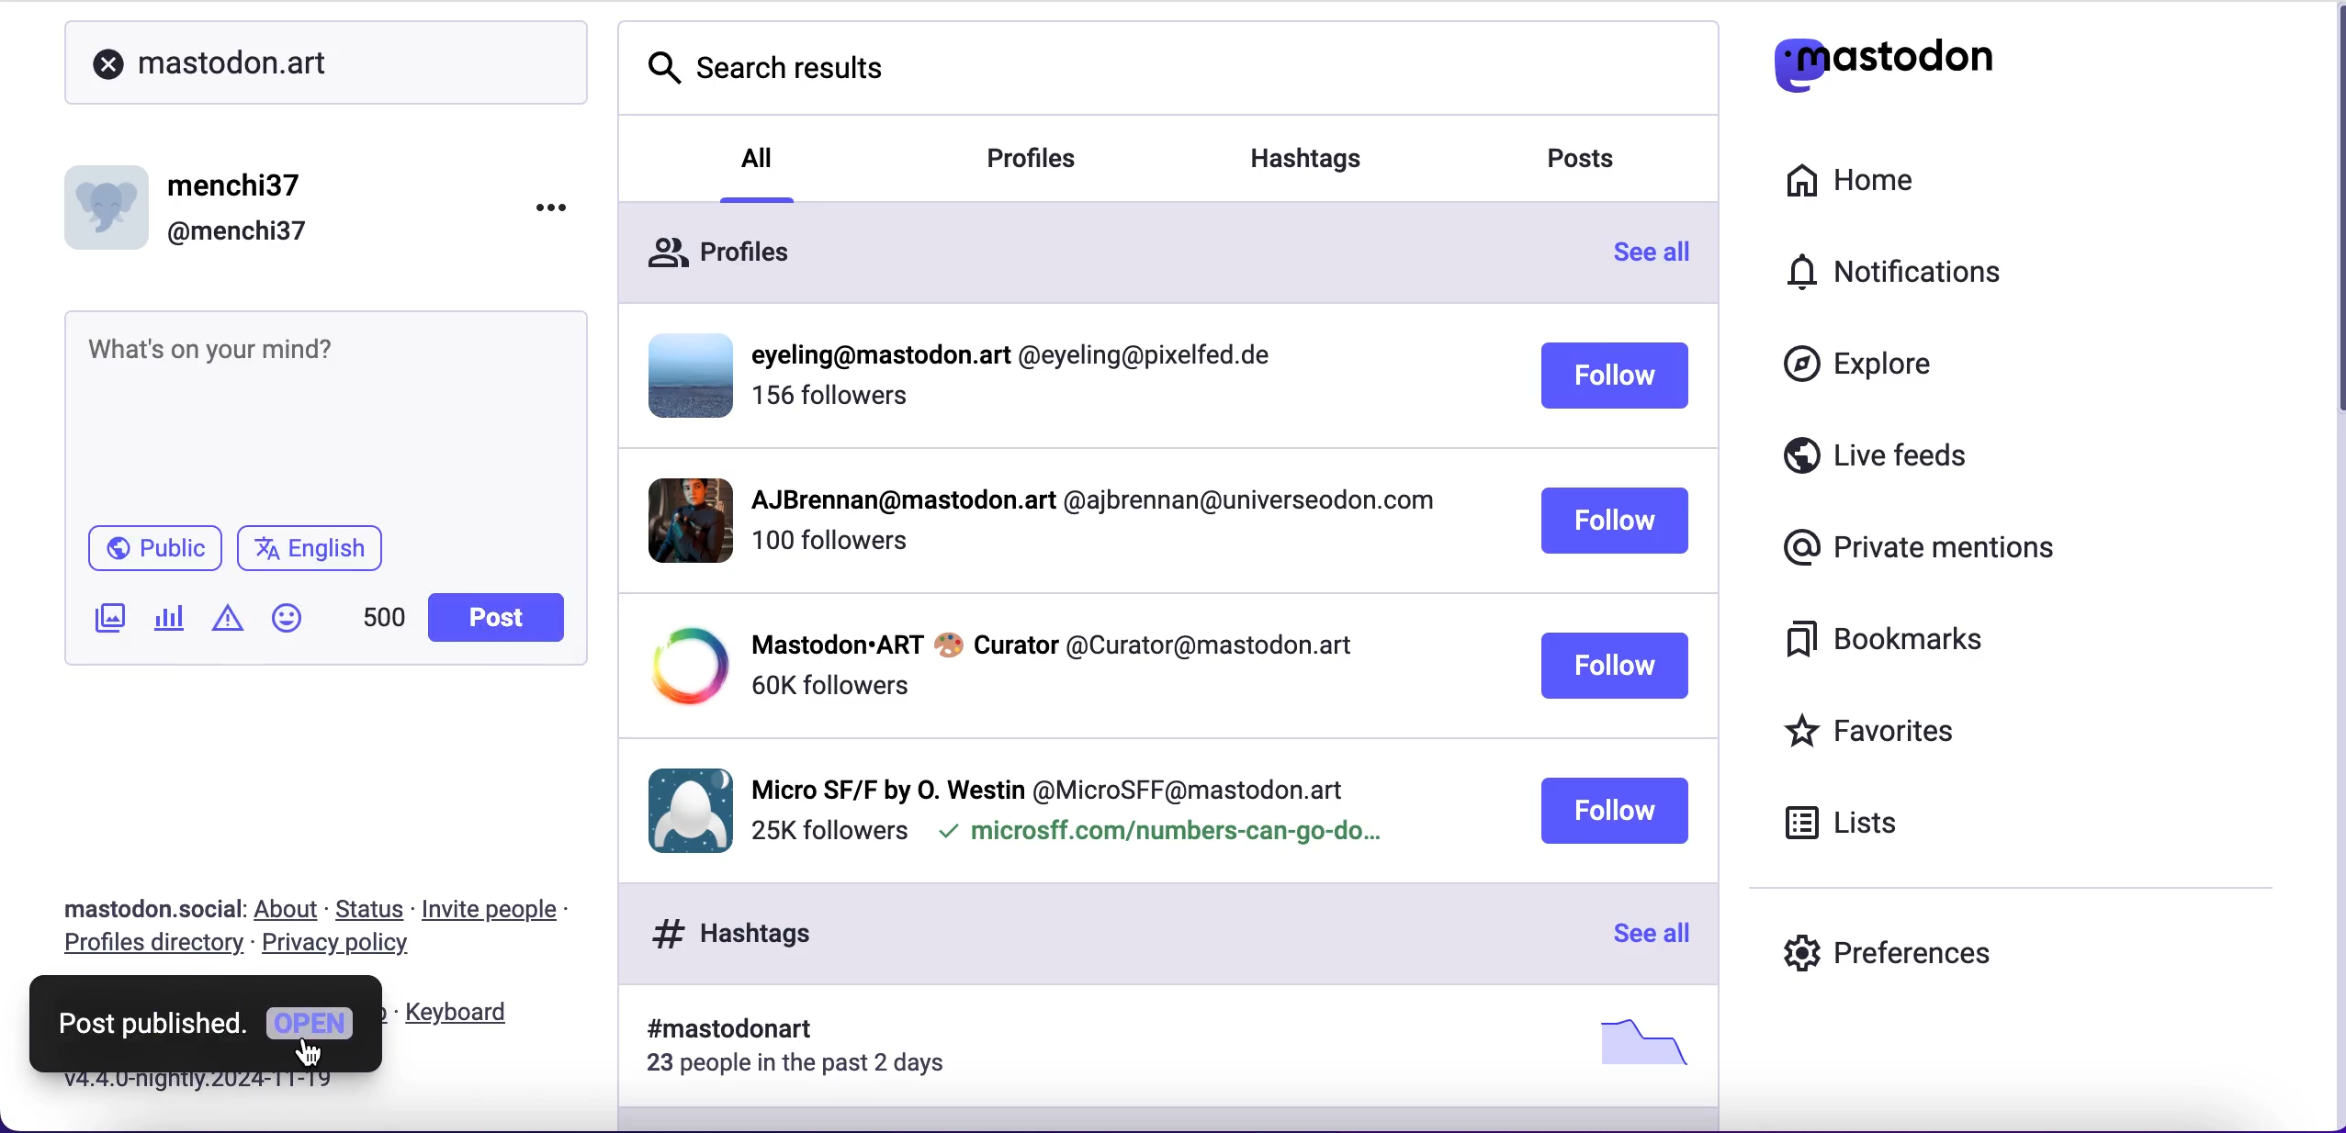 The image size is (2346, 1133). What do you see at coordinates (1918, 65) in the screenshot?
I see `mastodon logo` at bounding box center [1918, 65].